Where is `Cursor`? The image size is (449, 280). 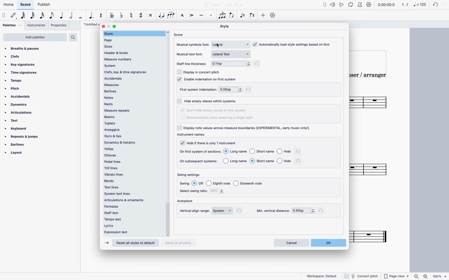 Cursor is located at coordinates (219, 46).